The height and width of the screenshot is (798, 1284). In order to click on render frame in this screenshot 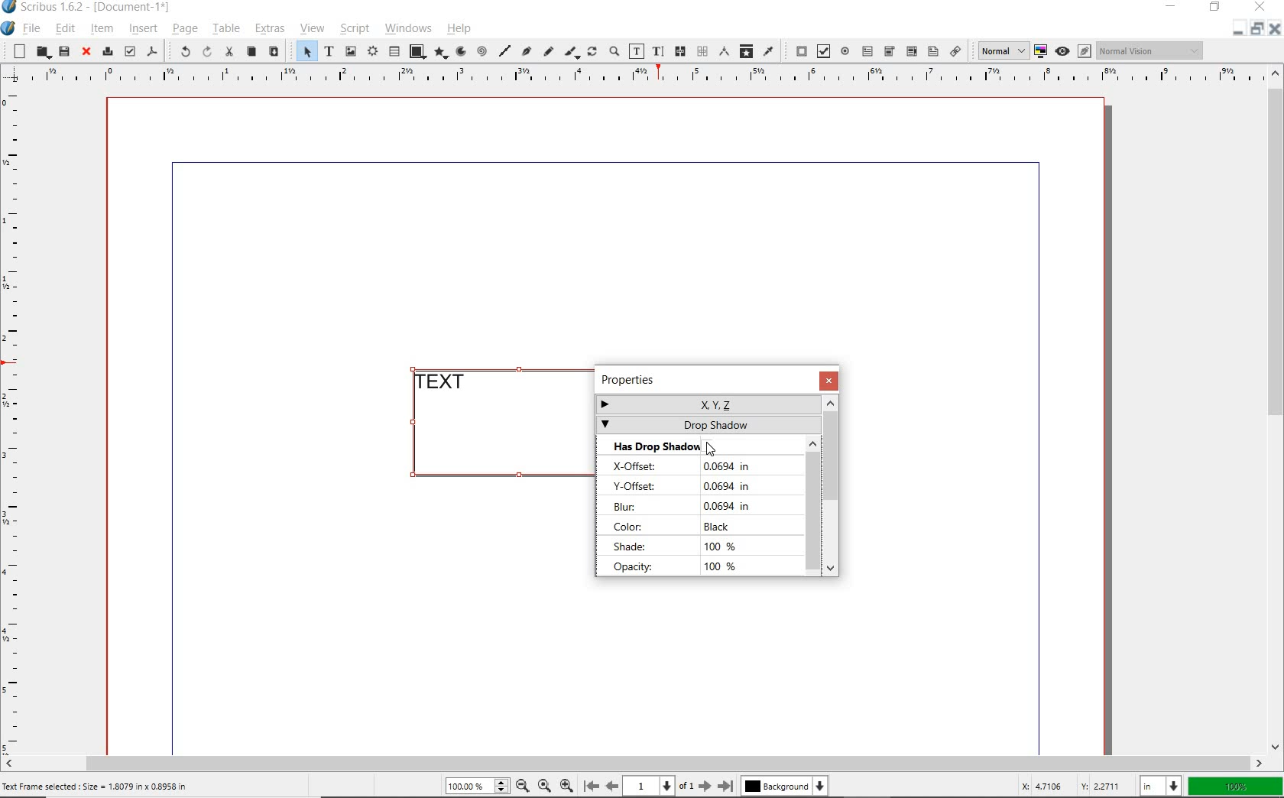, I will do `click(371, 53)`.